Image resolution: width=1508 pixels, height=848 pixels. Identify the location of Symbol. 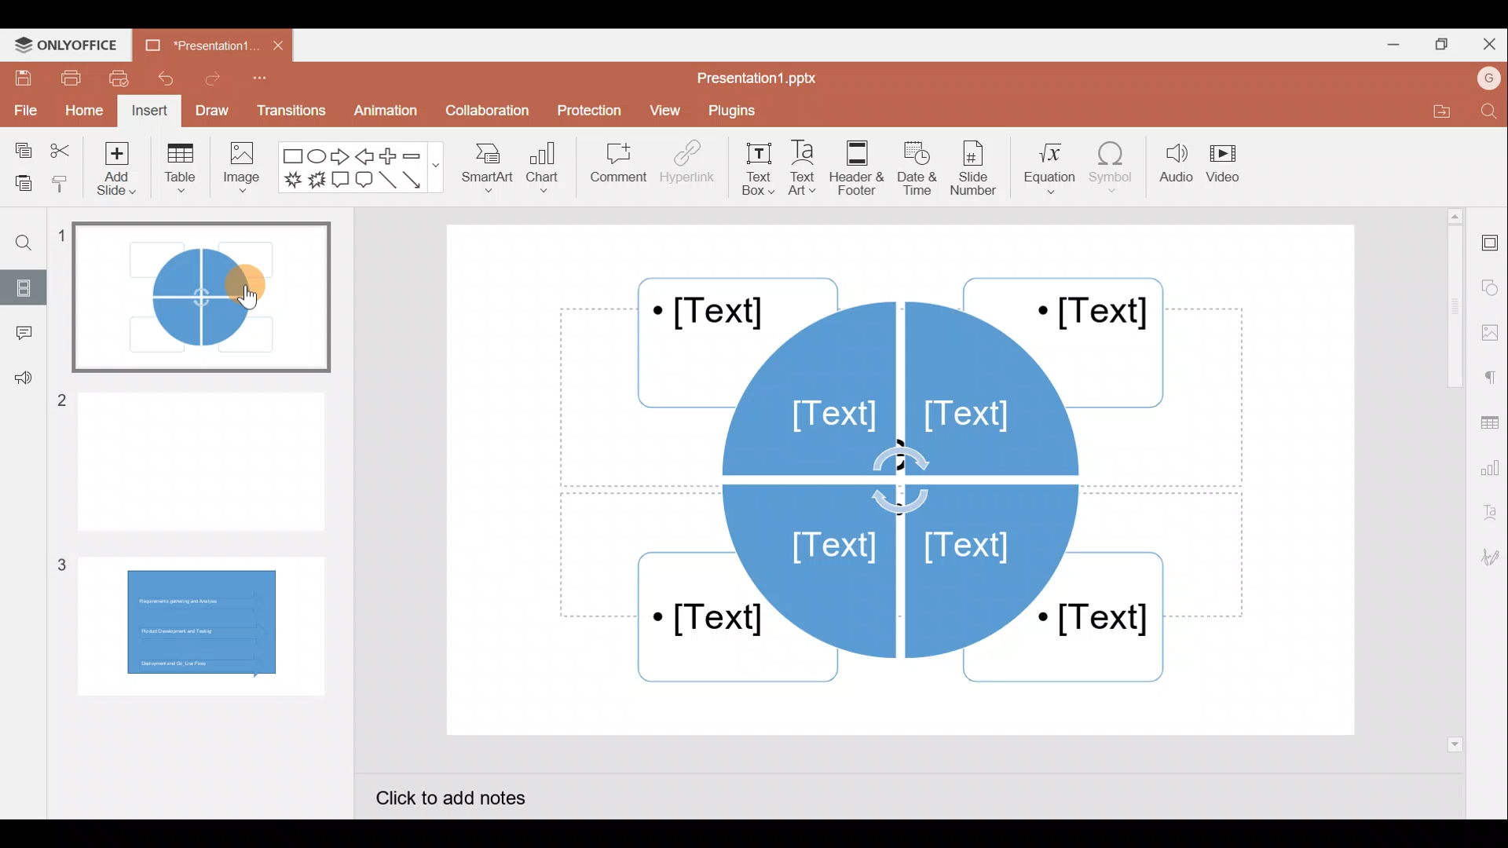
(1112, 171).